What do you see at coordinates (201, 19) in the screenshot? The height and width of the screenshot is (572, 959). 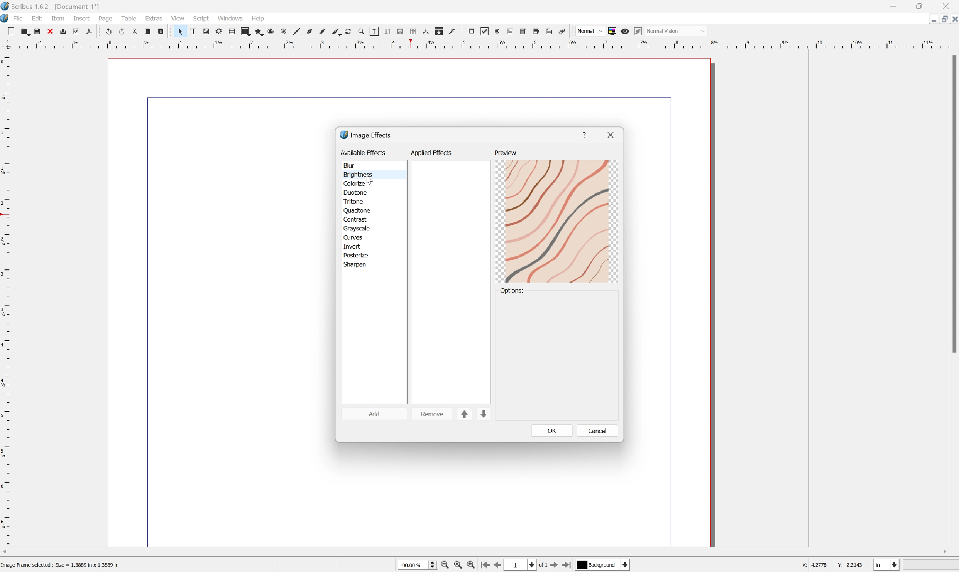 I see `Script` at bounding box center [201, 19].